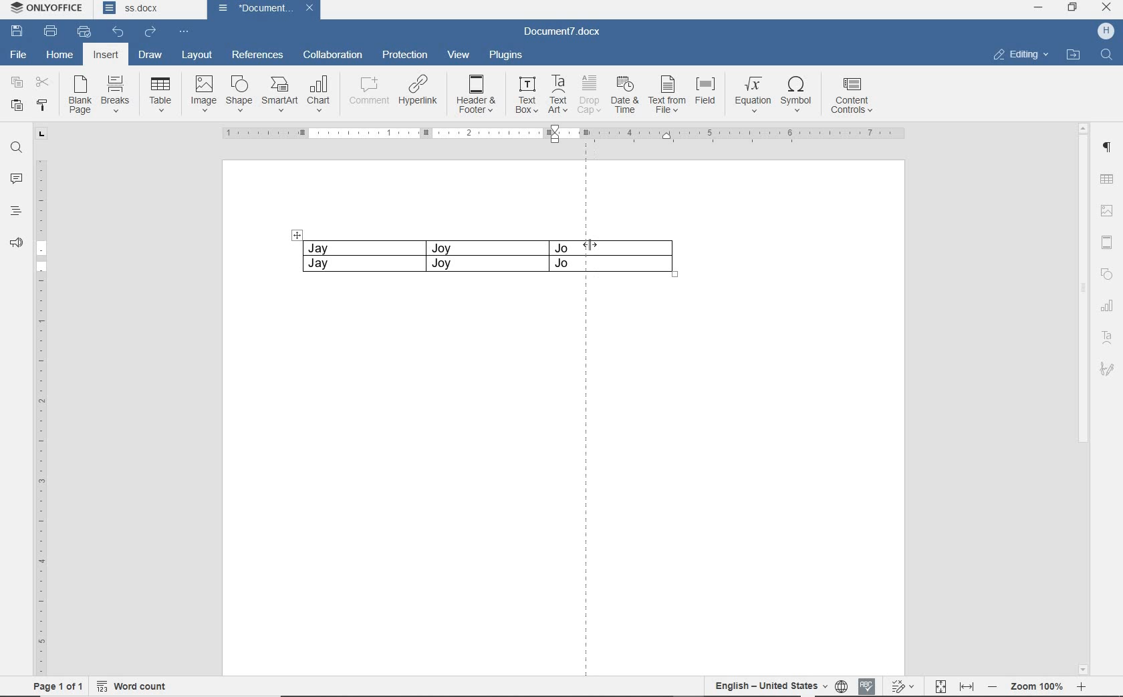 The width and height of the screenshot is (1123, 697). I want to click on RESTORE DOWN, so click(1075, 7).